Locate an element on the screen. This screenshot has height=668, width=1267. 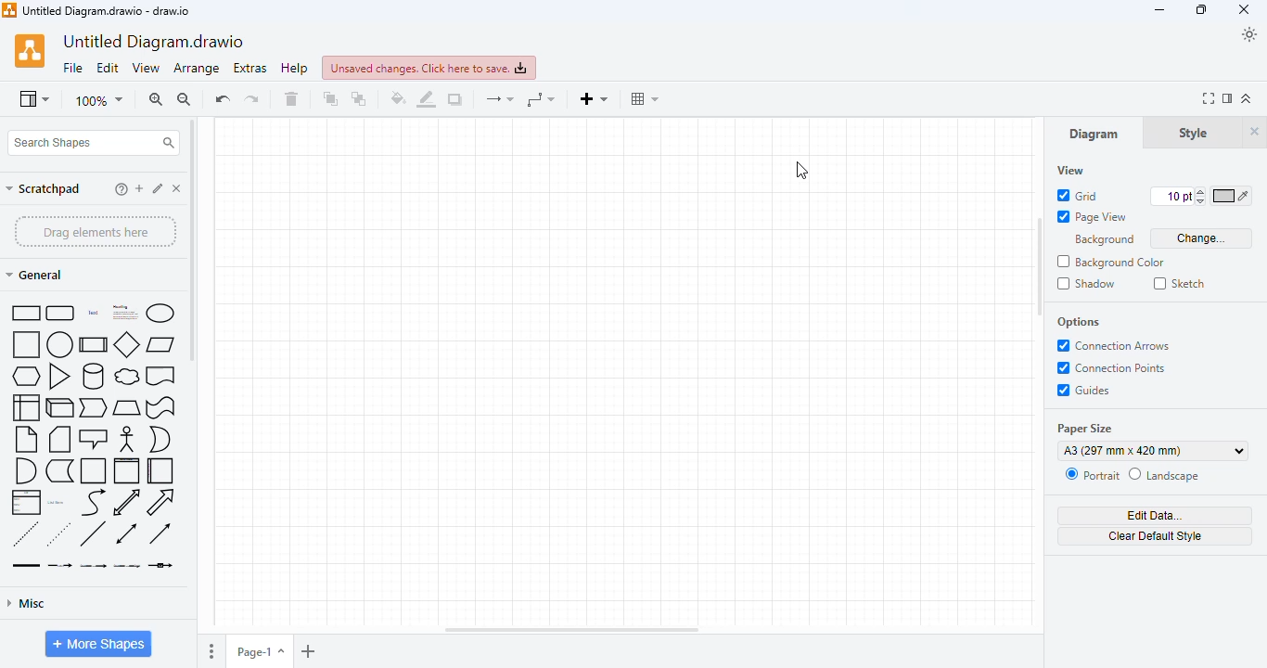
dotted line is located at coordinates (58, 533).